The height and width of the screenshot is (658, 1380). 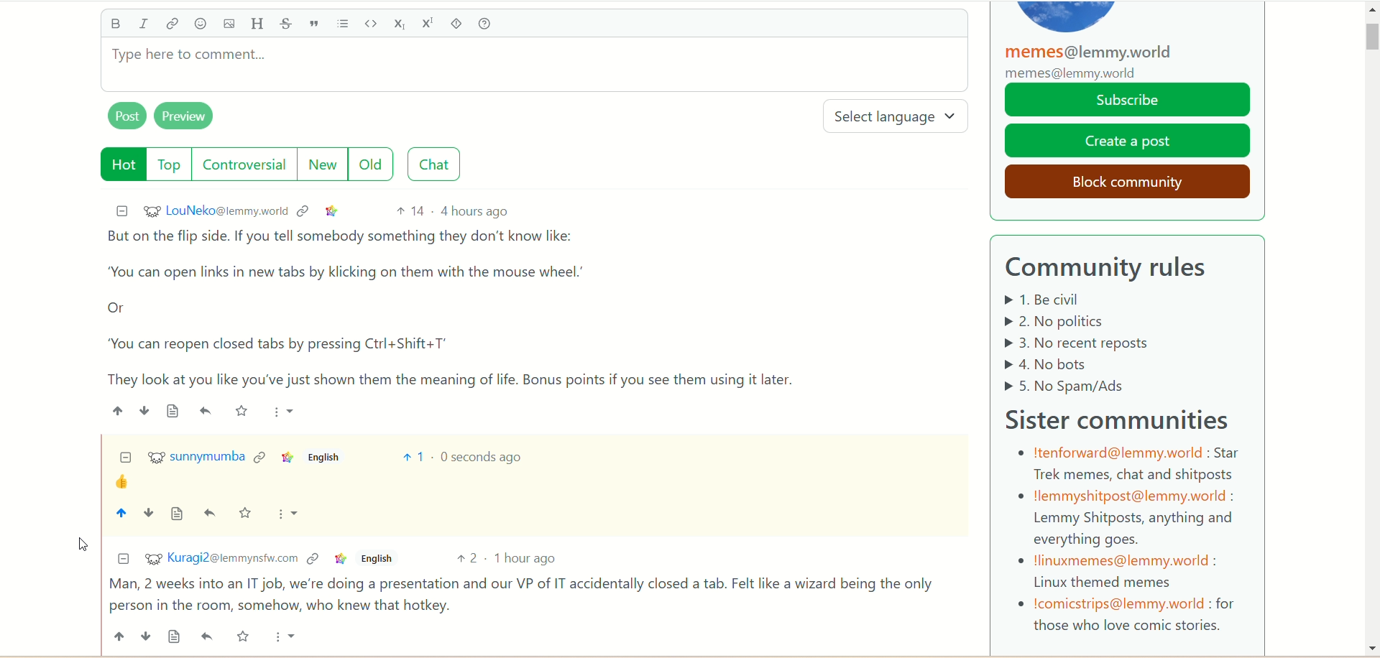 I want to click on emoji (thumbs up), so click(x=137, y=483).